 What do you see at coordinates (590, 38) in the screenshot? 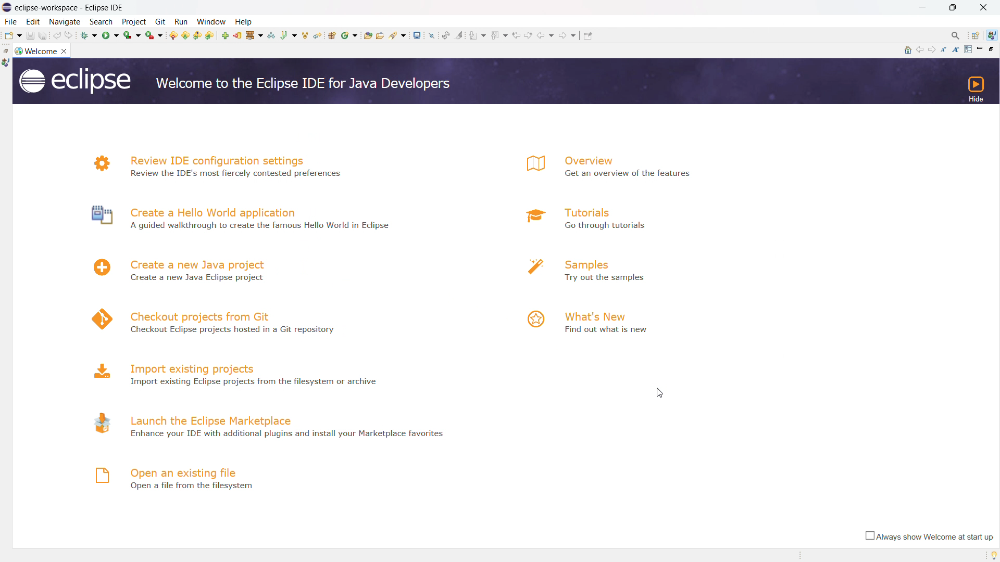
I see `pin editor` at bounding box center [590, 38].